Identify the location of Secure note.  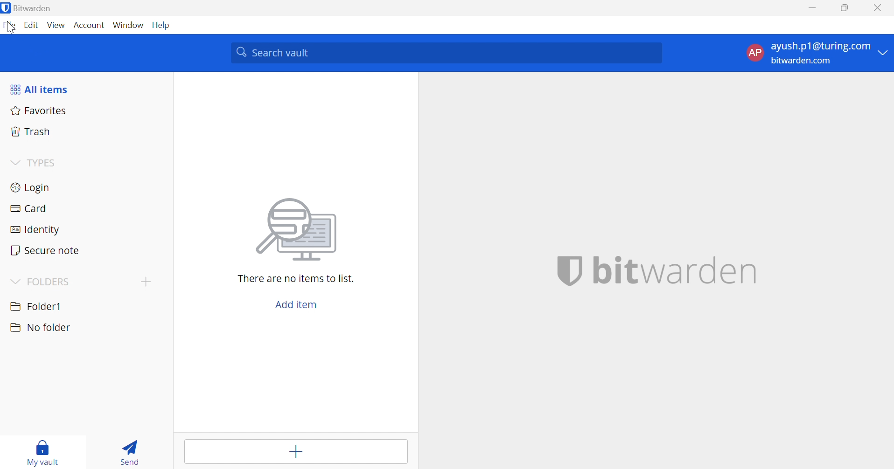
(47, 250).